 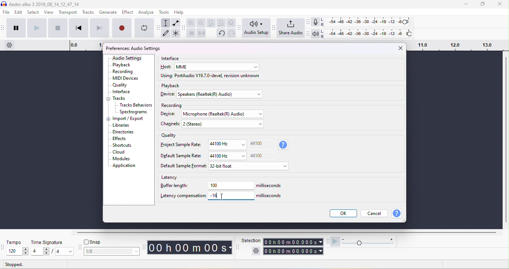 What do you see at coordinates (183, 166) in the screenshot?
I see `default sample format` at bounding box center [183, 166].